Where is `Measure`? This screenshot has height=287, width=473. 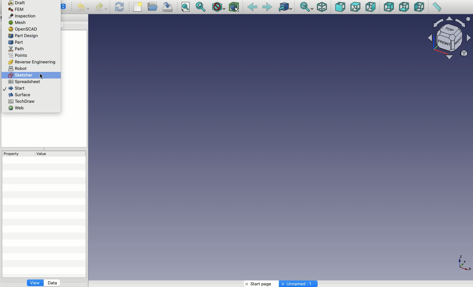 Measure is located at coordinates (436, 8).